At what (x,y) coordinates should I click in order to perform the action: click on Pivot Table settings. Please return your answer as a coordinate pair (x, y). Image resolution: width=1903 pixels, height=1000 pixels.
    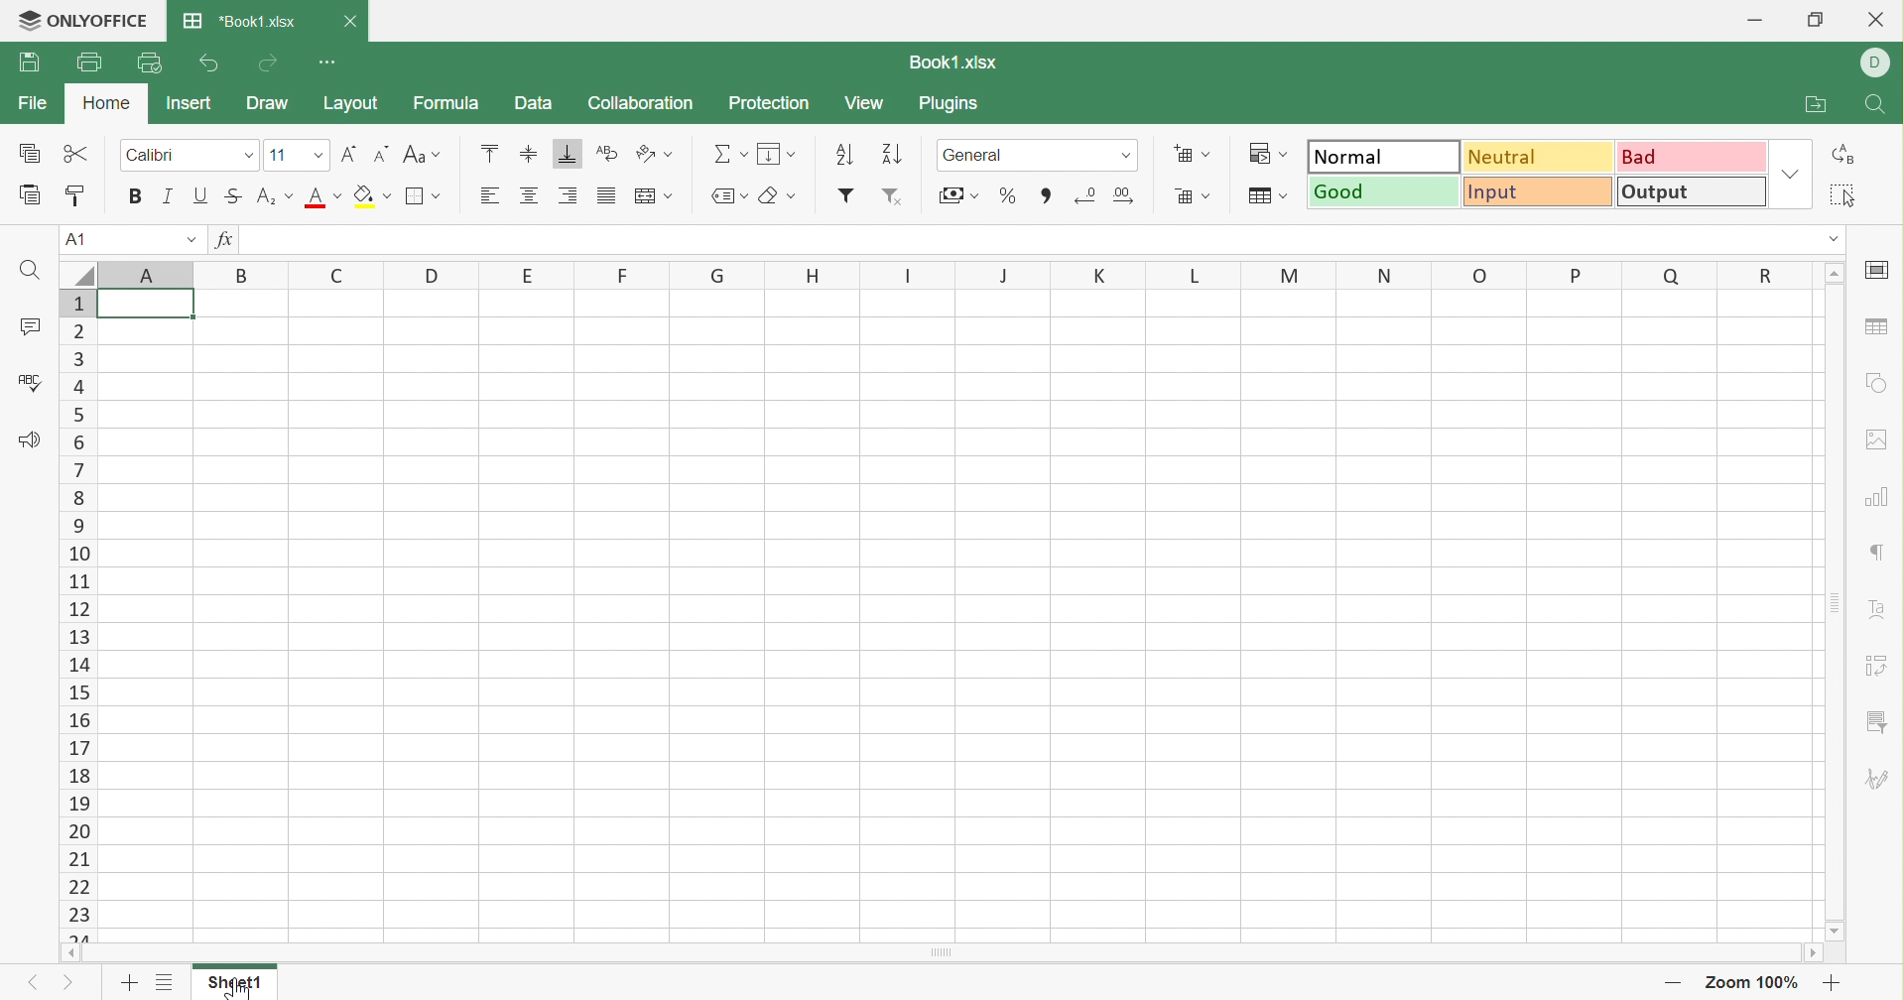
    Looking at the image, I should click on (1878, 666).